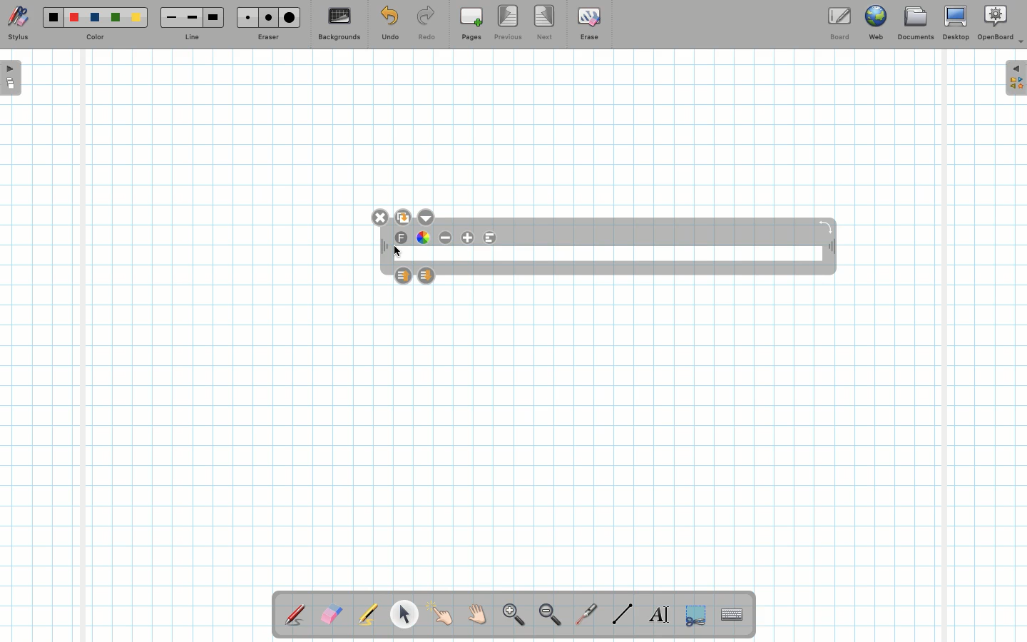  What do you see at coordinates (478, 616) in the screenshot?
I see `Grab` at bounding box center [478, 616].